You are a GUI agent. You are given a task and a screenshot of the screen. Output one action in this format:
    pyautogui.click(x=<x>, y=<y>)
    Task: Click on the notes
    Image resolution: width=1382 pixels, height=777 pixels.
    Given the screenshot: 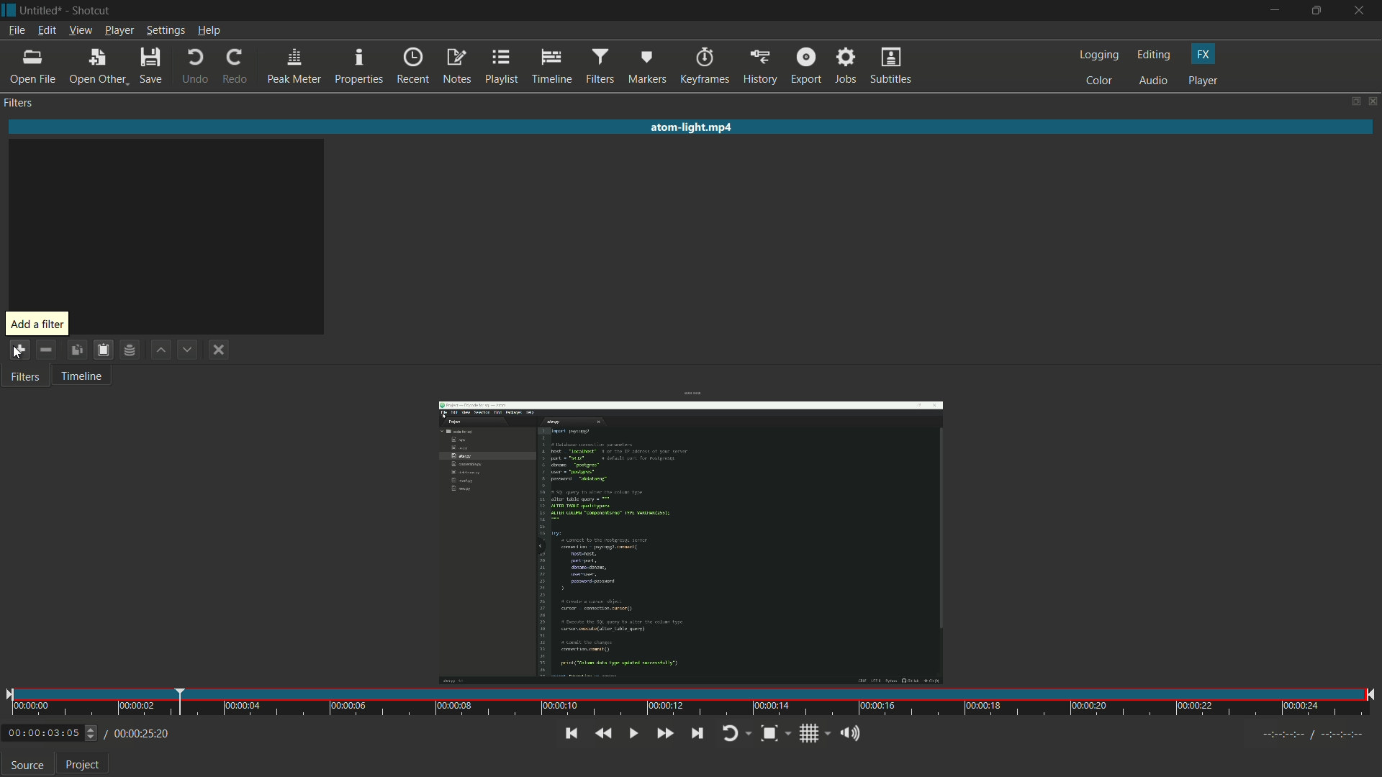 What is the action you would take?
    pyautogui.click(x=457, y=67)
    